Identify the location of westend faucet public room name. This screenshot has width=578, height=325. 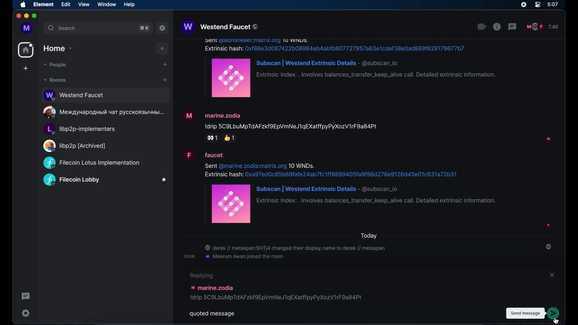
(219, 27).